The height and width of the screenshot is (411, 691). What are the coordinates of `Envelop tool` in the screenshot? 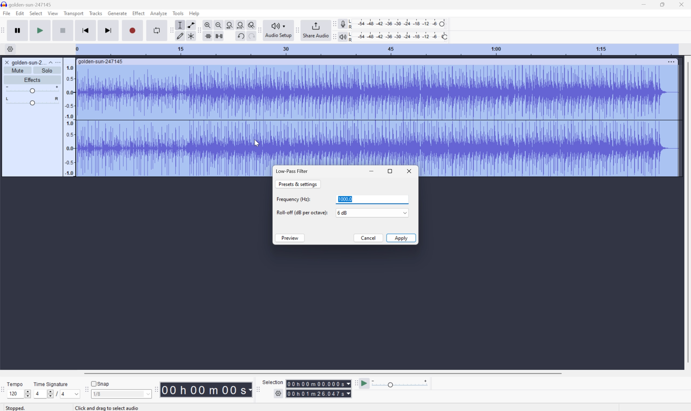 It's located at (190, 25).